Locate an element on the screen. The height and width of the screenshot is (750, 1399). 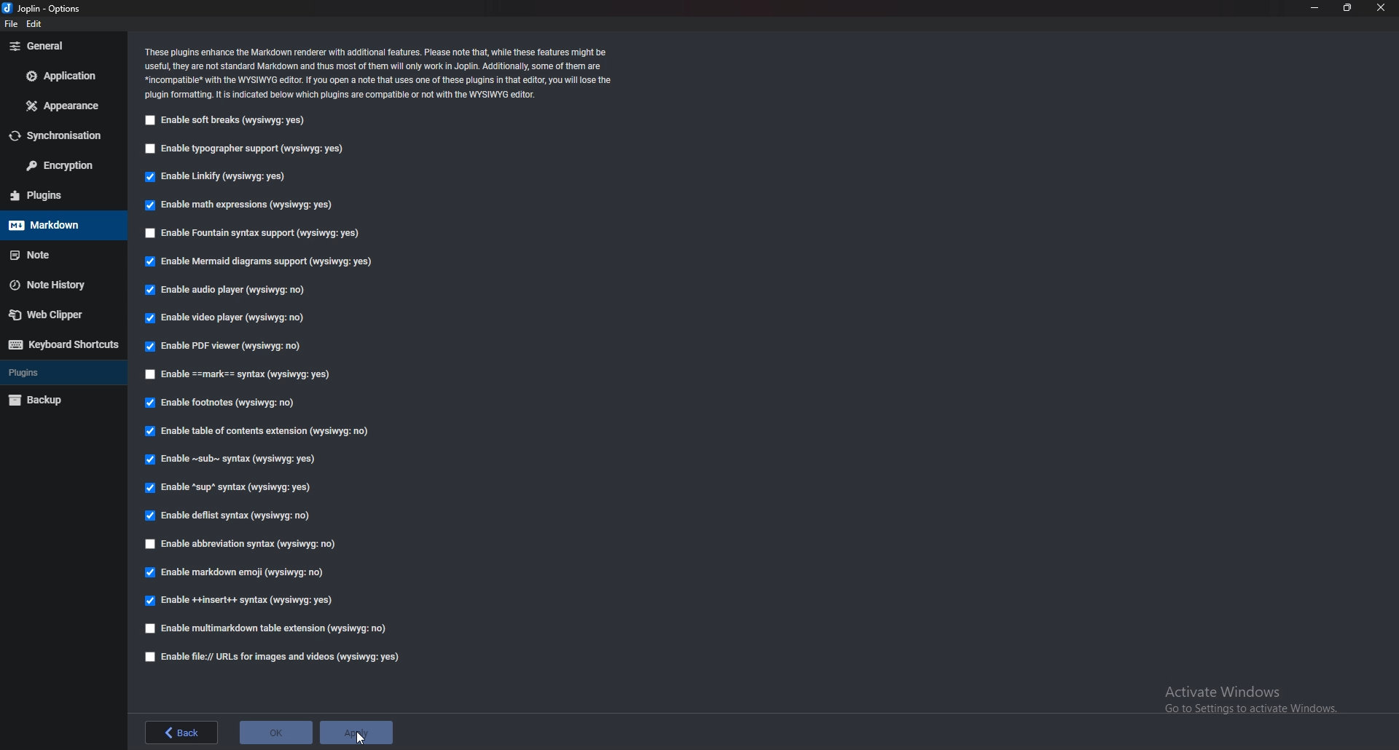
note is located at coordinates (55, 255).